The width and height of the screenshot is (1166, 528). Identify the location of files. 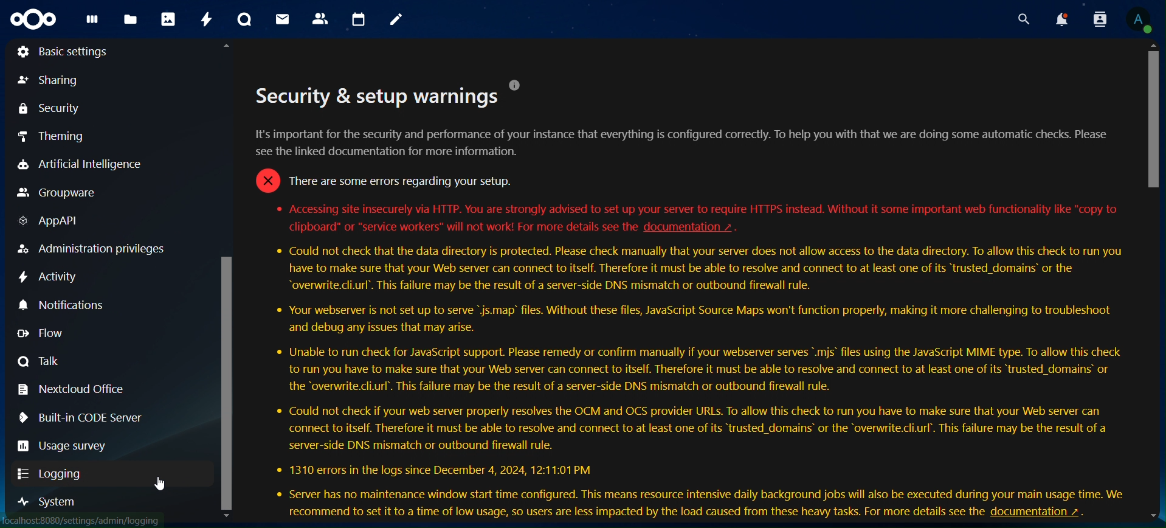
(129, 19).